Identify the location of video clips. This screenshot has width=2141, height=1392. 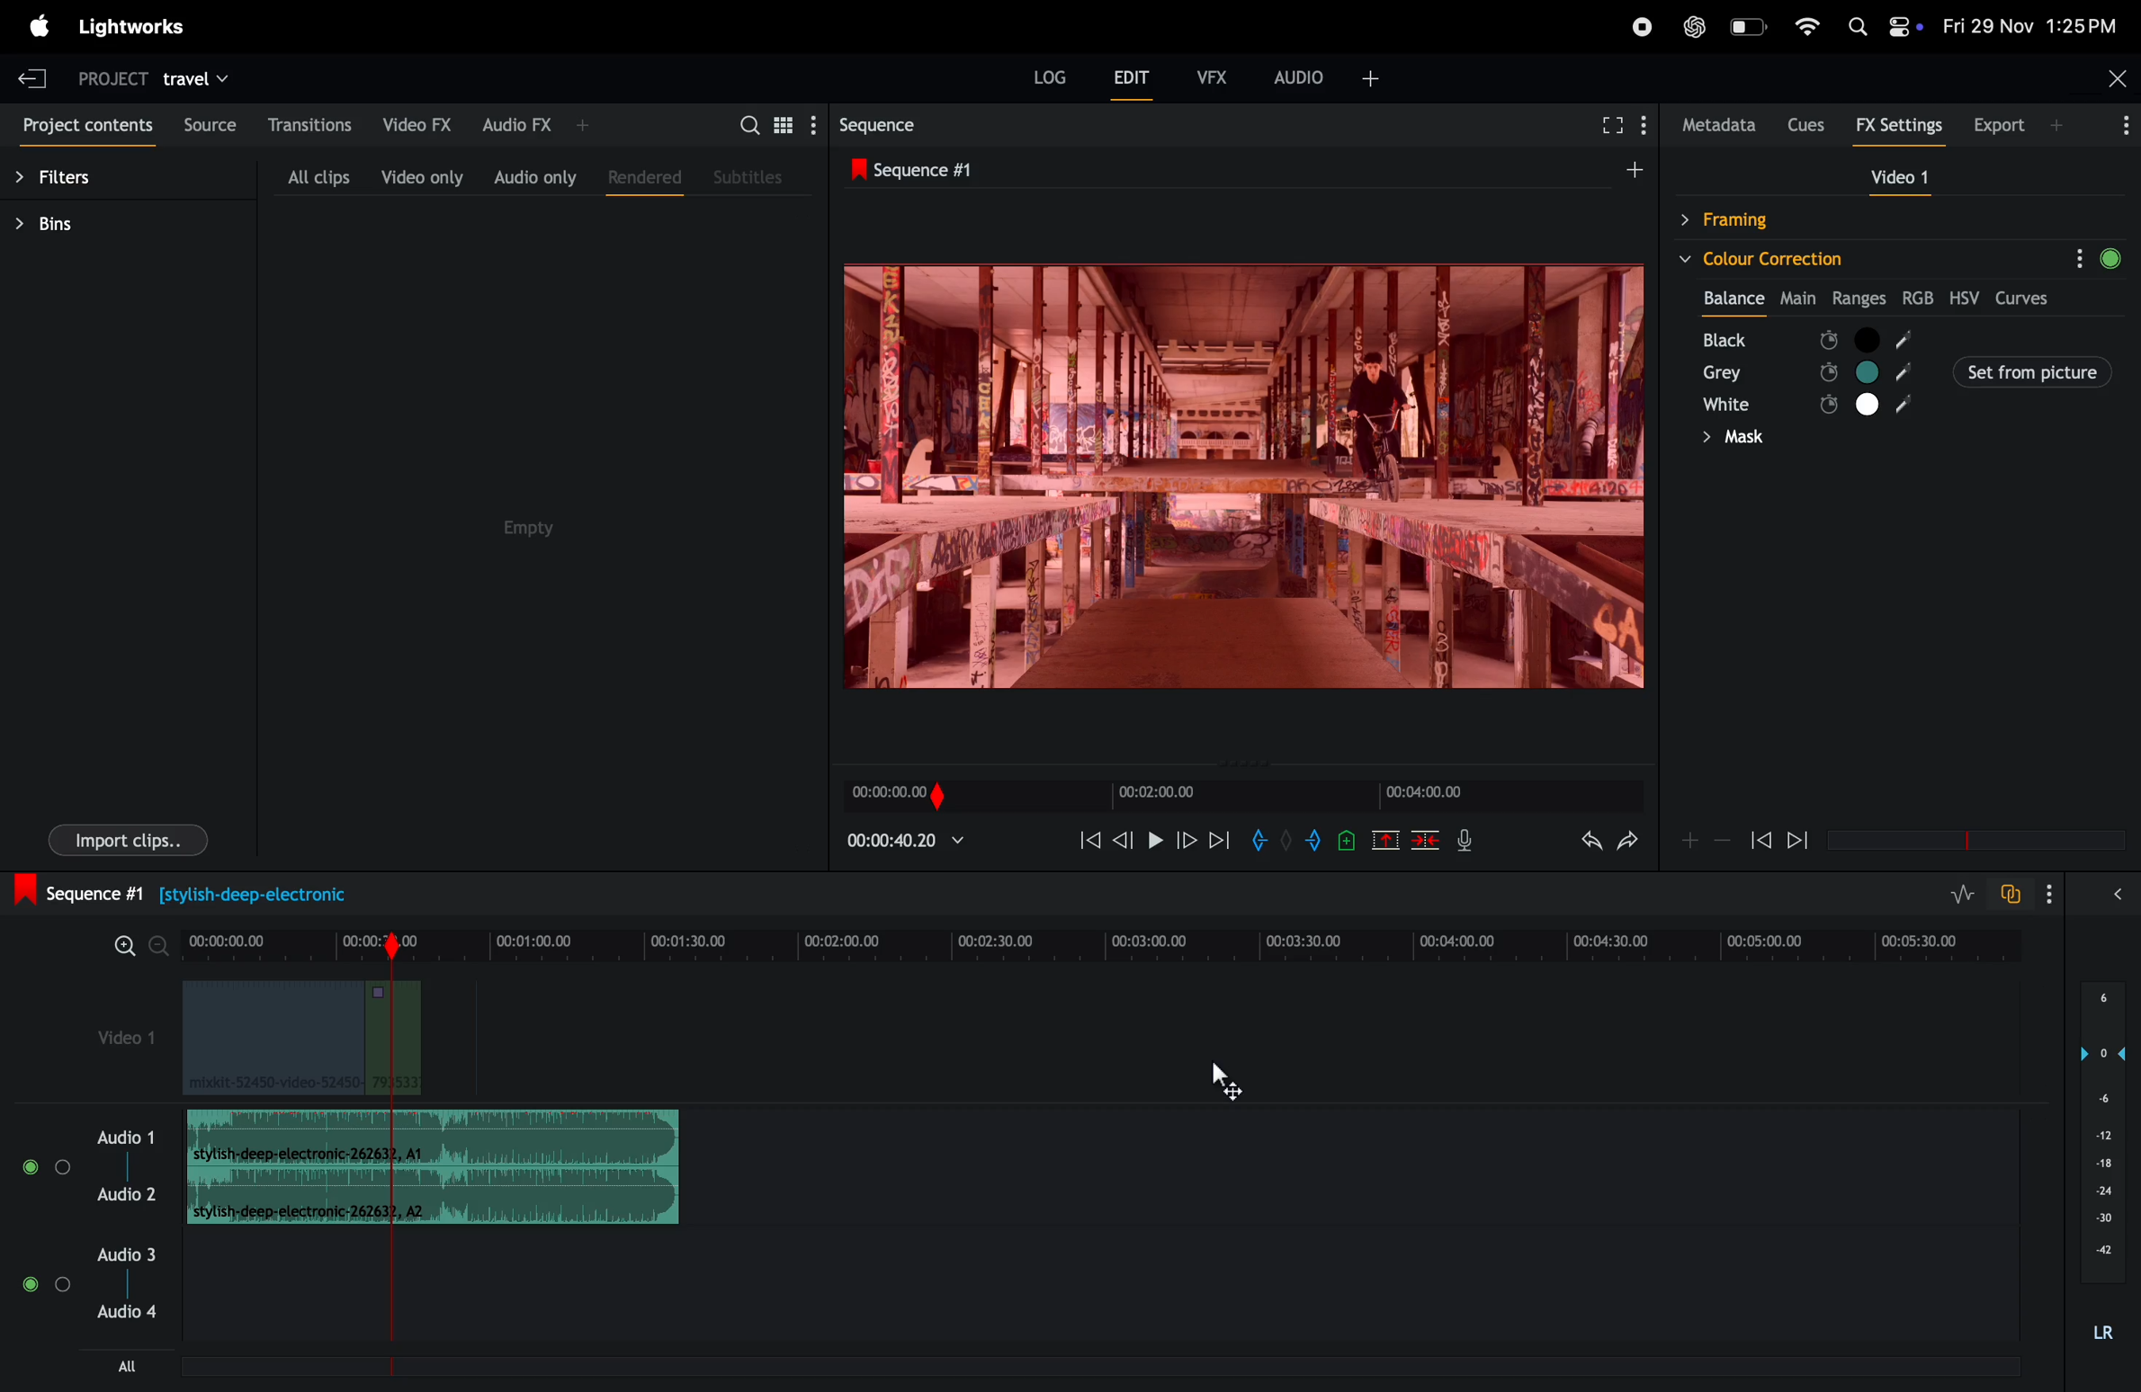
(300, 1039).